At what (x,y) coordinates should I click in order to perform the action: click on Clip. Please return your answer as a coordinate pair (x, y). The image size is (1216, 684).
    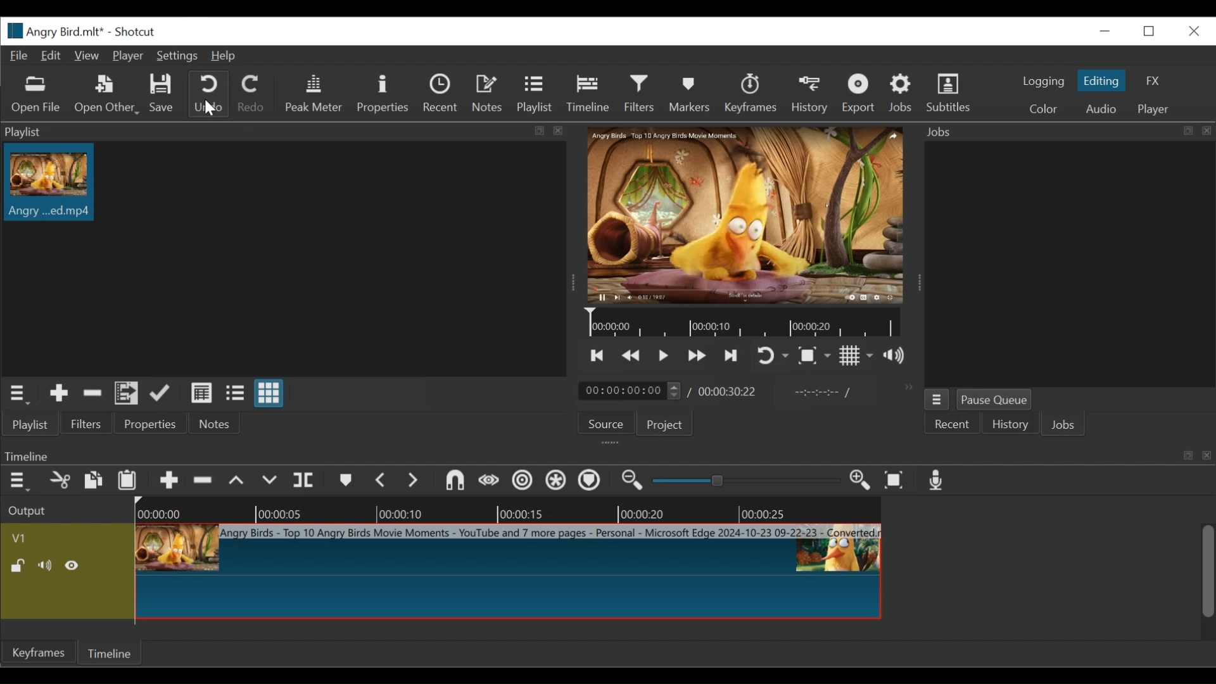
    Looking at the image, I should click on (54, 182).